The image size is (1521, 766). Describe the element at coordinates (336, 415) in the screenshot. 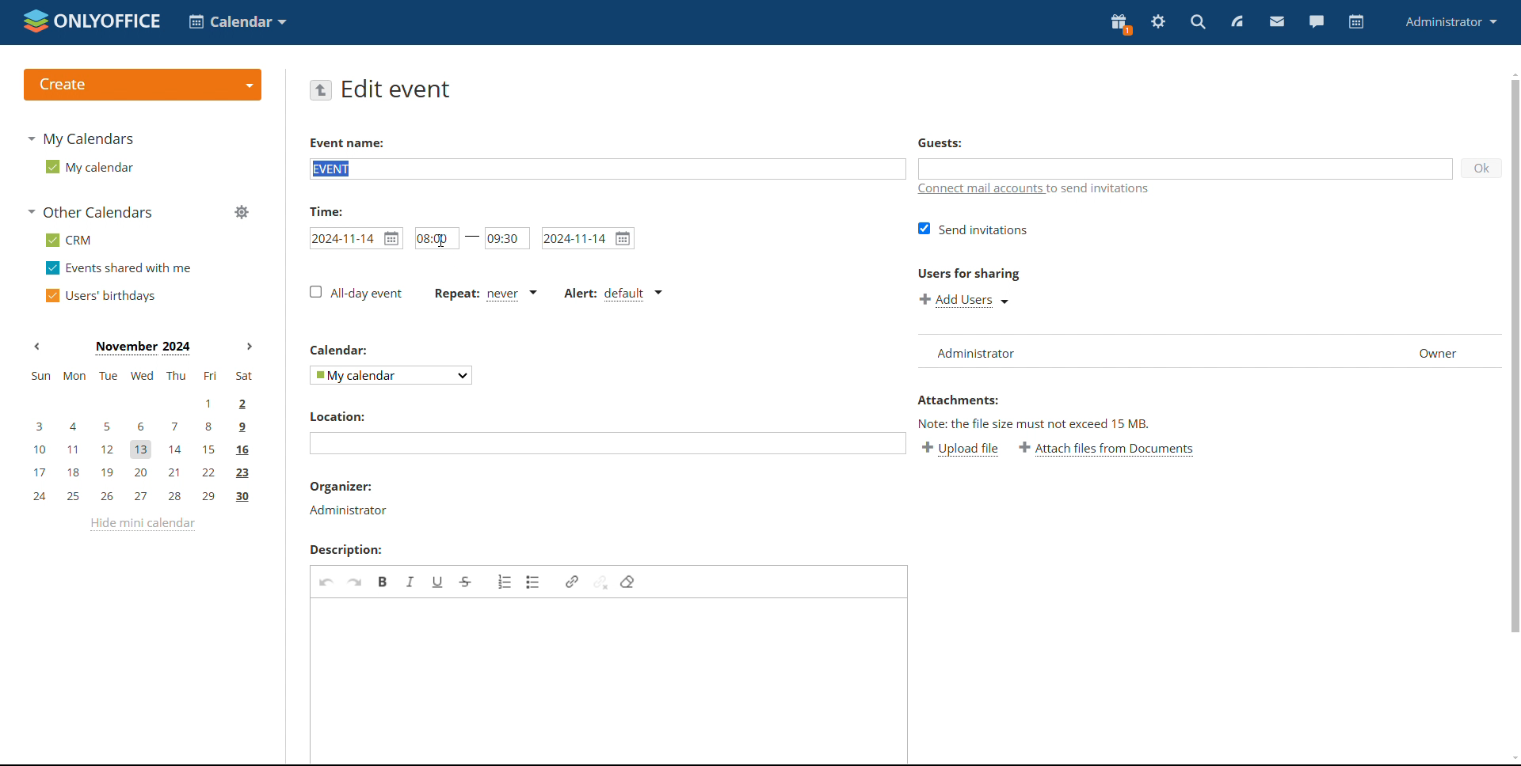

I see `location` at that location.